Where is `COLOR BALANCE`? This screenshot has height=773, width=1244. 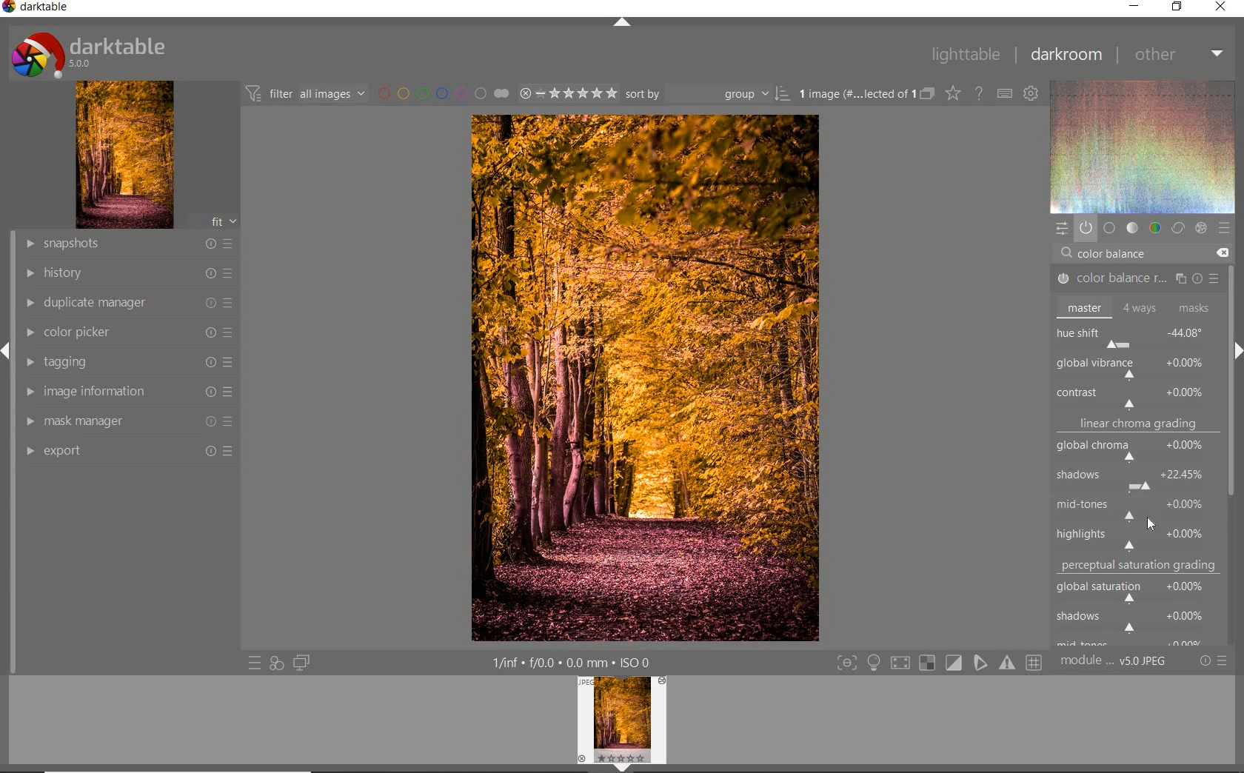 COLOR BALANCE is located at coordinates (1116, 254).